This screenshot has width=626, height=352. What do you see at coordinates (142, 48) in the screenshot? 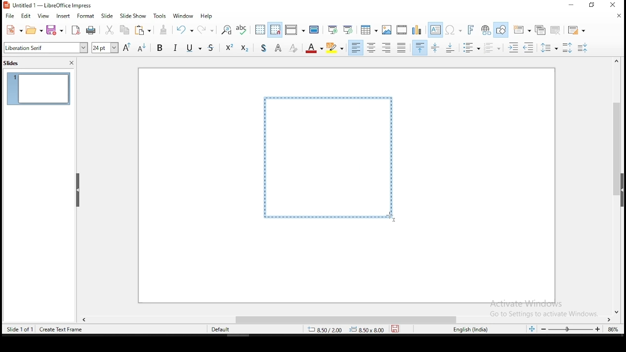
I see `decrease font size` at bounding box center [142, 48].